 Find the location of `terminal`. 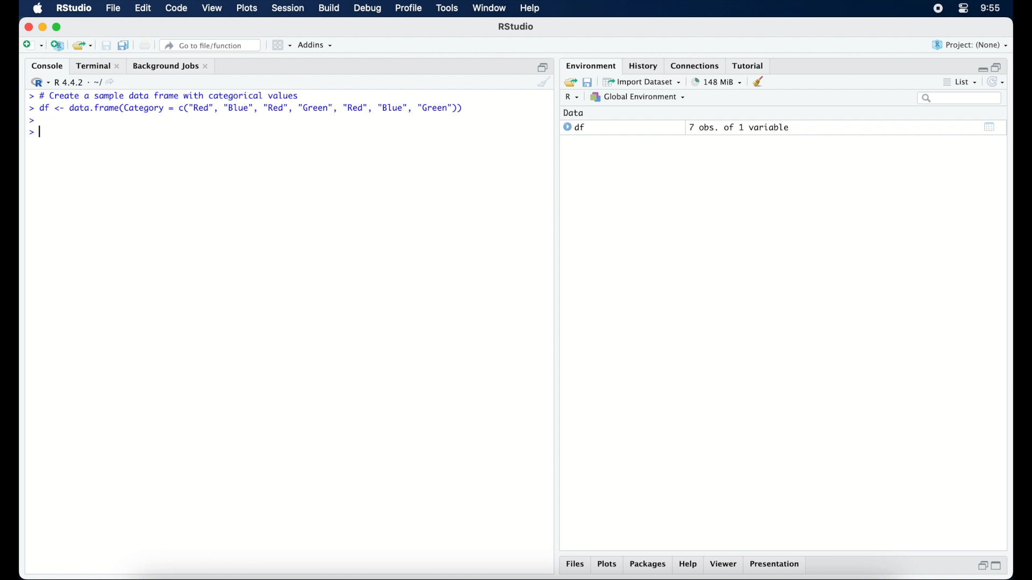

terminal is located at coordinates (96, 64).